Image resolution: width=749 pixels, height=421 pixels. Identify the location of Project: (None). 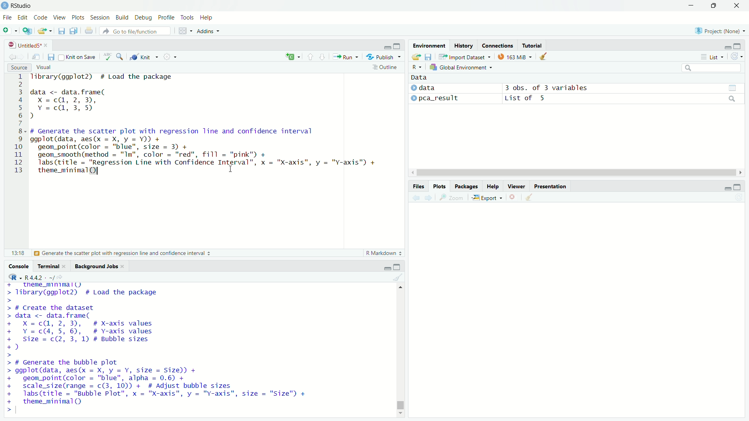
(719, 30).